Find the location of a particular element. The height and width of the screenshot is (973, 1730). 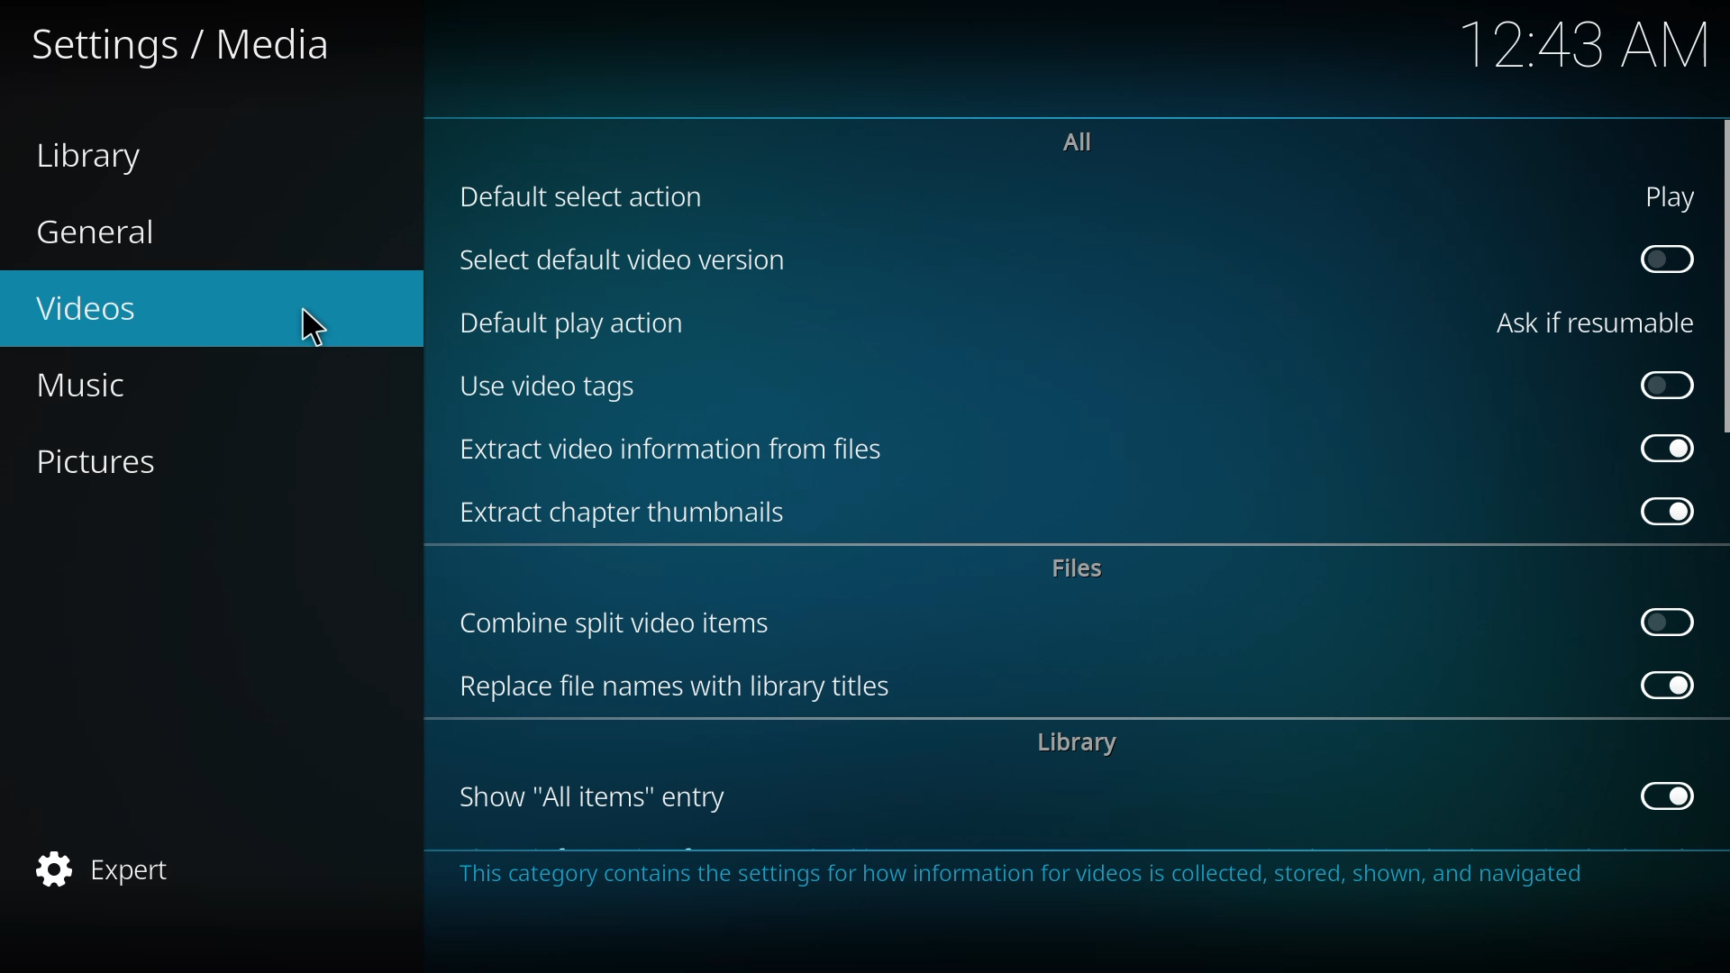

use video tags is located at coordinates (557, 389).